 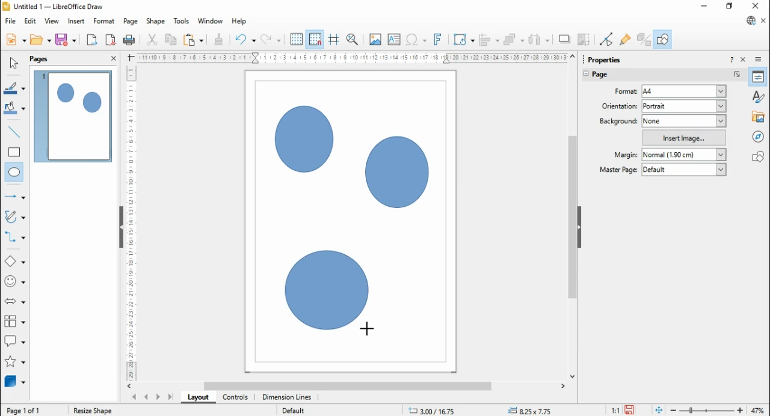 I want to click on toggle point edit mode, so click(x=608, y=39).